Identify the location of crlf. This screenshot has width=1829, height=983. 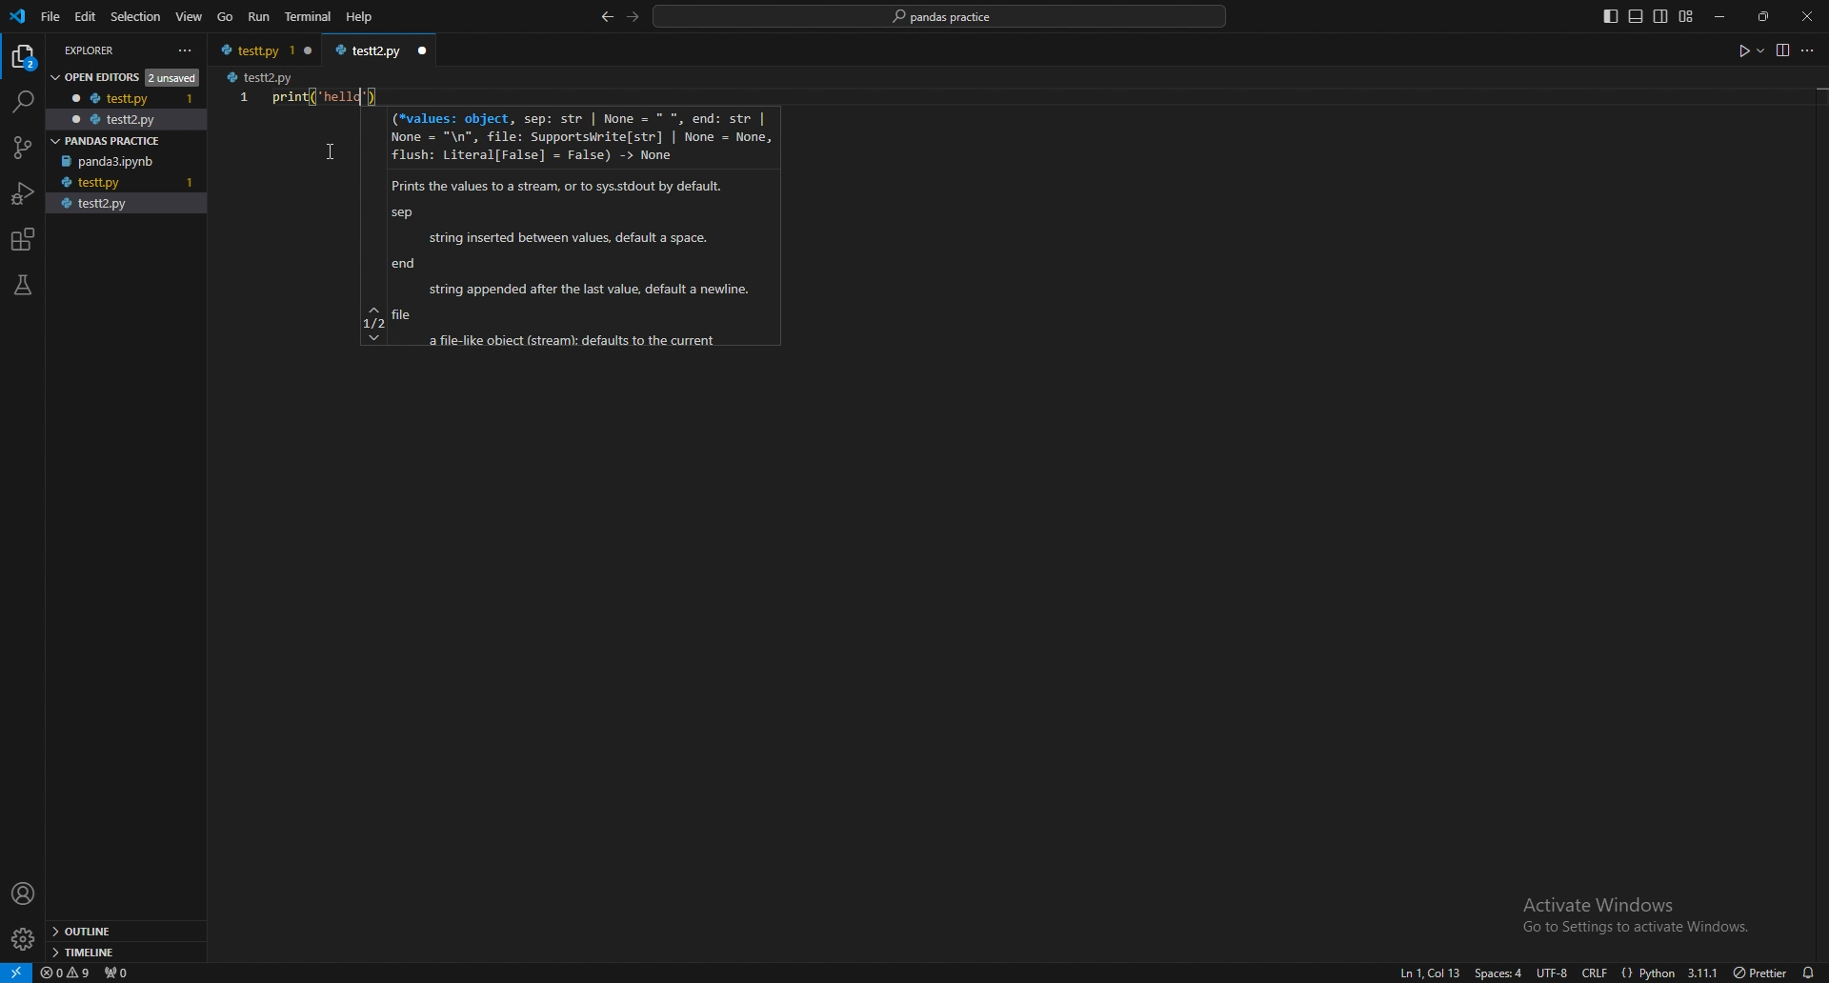
(1597, 972).